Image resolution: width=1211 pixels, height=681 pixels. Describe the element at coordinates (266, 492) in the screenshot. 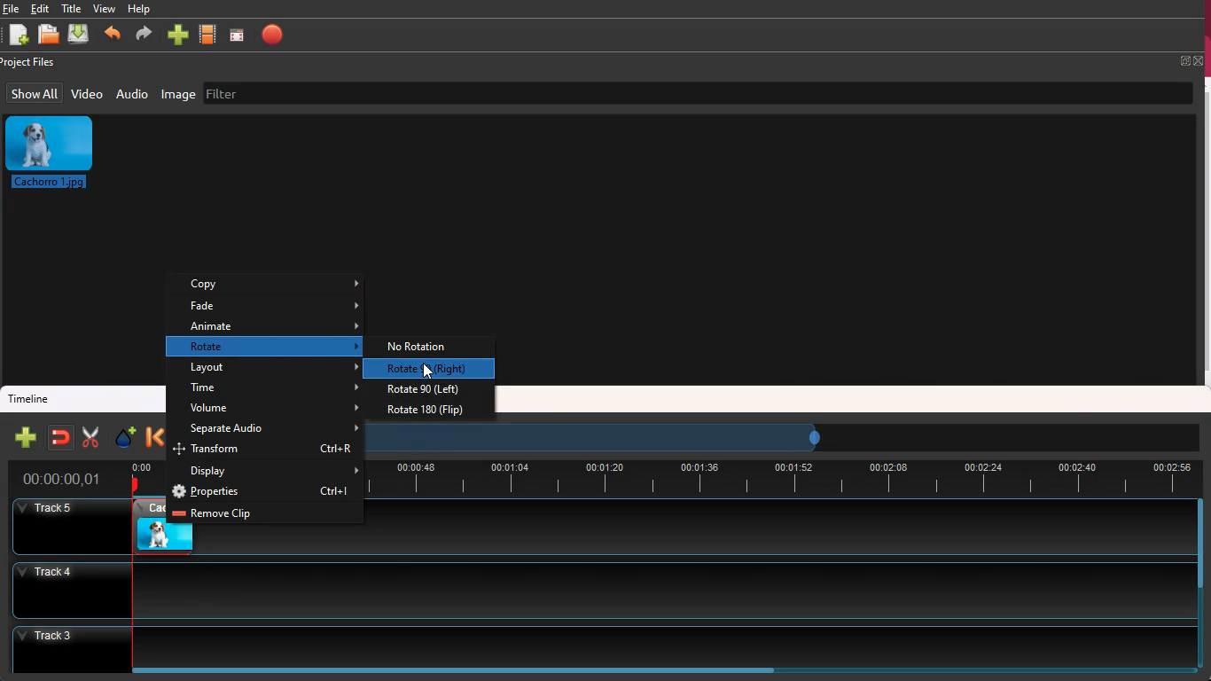

I see `properties` at that location.